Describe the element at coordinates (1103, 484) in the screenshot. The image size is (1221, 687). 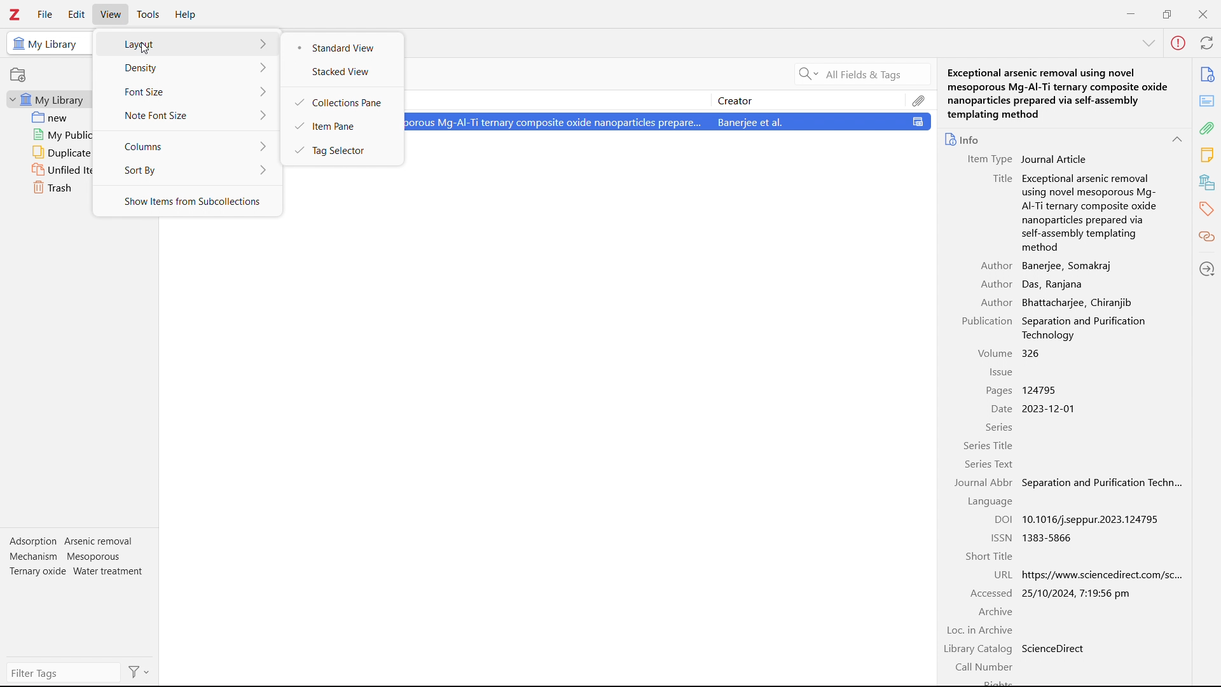
I see `Separation and Purification Techn...` at that location.